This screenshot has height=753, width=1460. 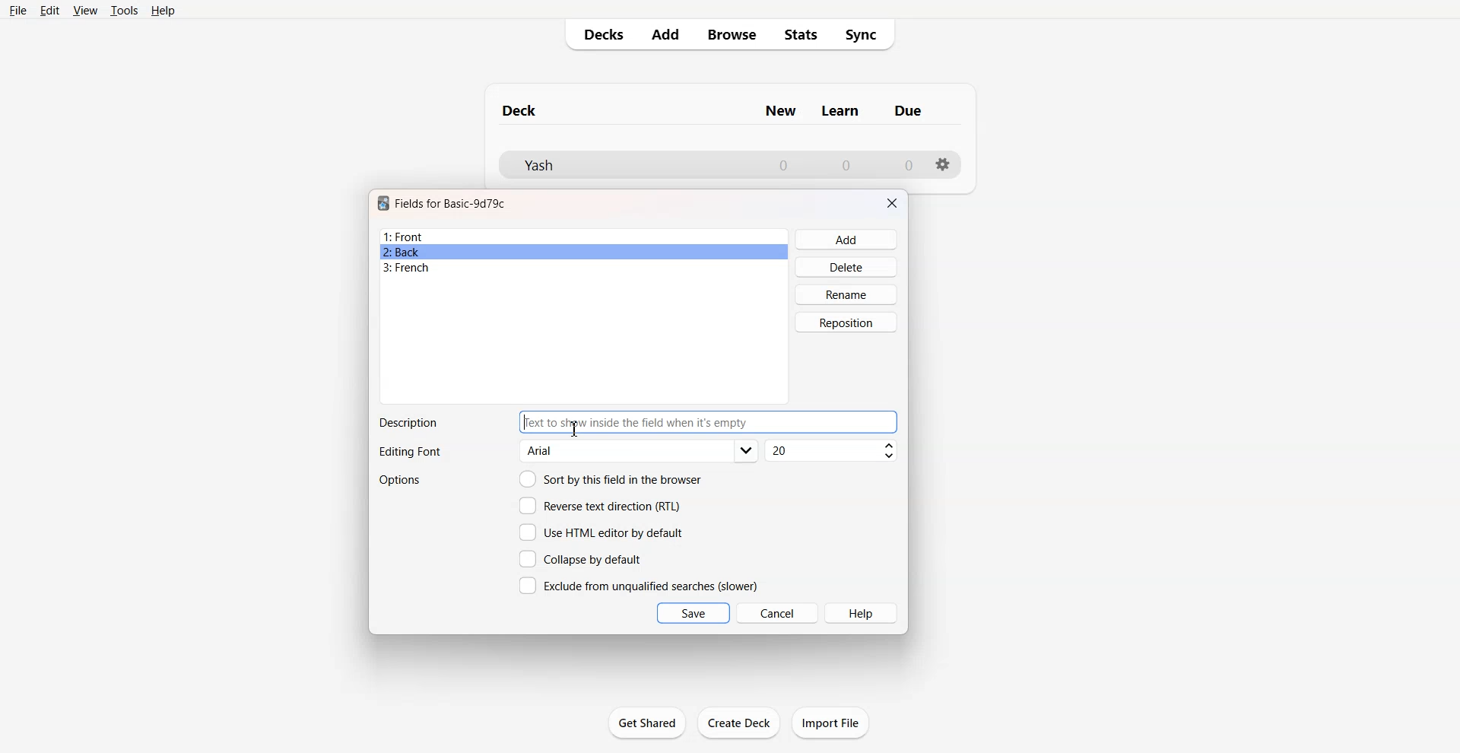 I want to click on Stats, so click(x=801, y=35).